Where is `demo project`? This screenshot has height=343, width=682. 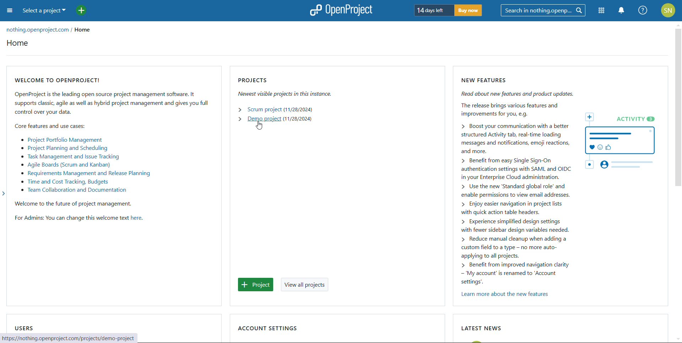
demo project is located at coordinates (264, 119).